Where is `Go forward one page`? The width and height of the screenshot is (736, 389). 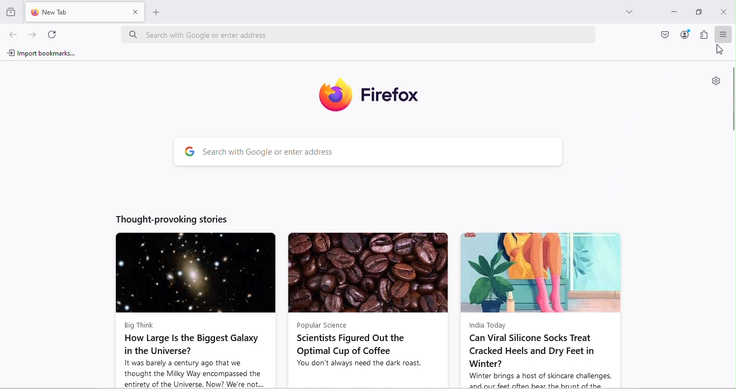 Go forward one page is located at coordinates (32, 35).